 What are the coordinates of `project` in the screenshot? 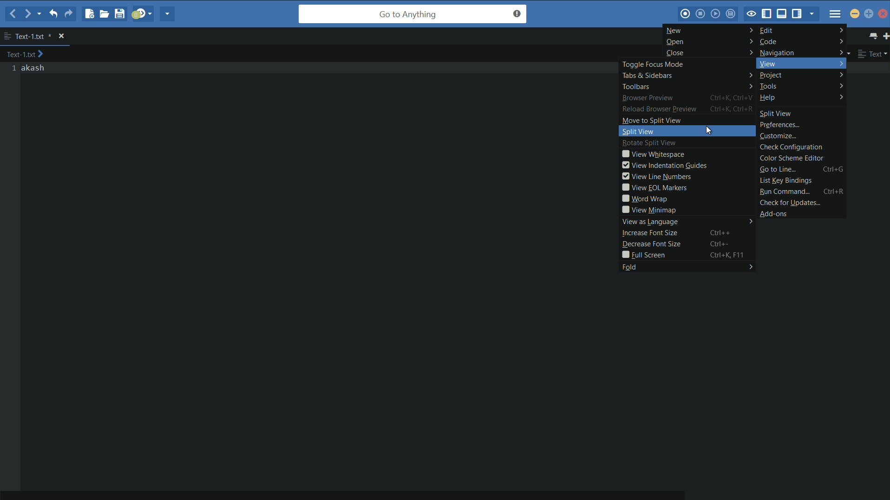 It's located at (802, 75).